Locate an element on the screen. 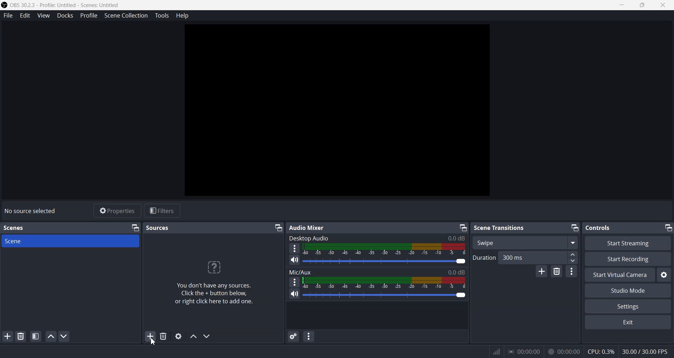  Advance Audio Properties is located at coordinates (293, 336).